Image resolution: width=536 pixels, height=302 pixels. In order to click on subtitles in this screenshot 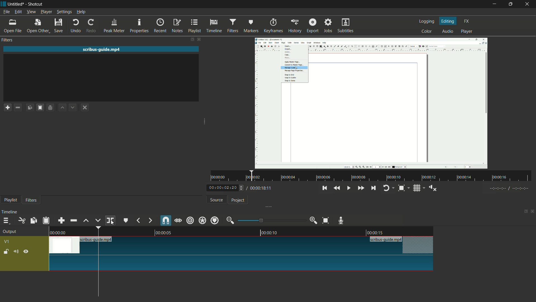, I will do `click(345, 25)`.